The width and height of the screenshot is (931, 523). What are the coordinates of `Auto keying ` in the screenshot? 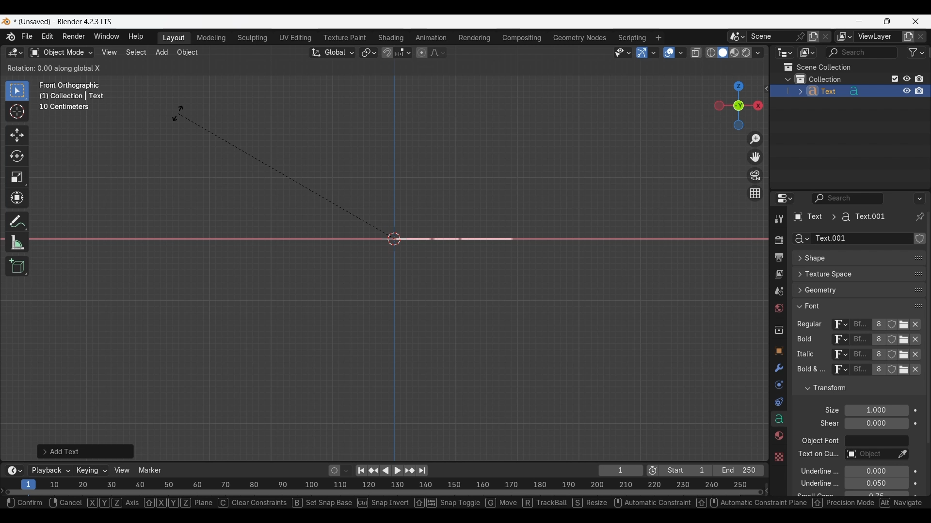 It's located at (335, 471).